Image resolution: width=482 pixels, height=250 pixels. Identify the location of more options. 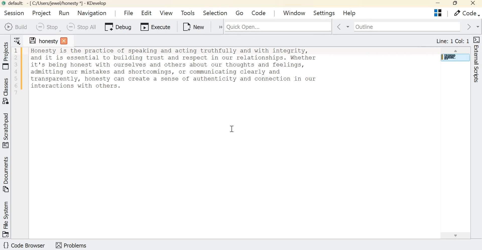
(217, 27).